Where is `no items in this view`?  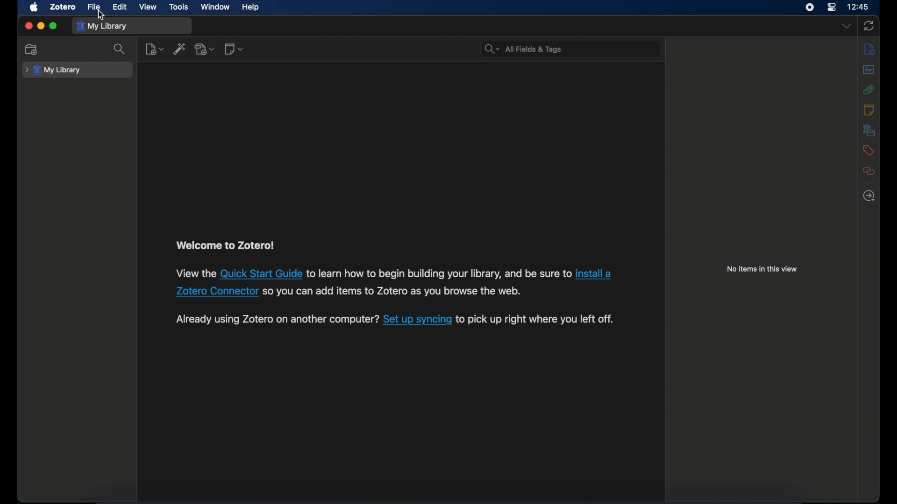
no items in this view is located at coordinates (762, 269).